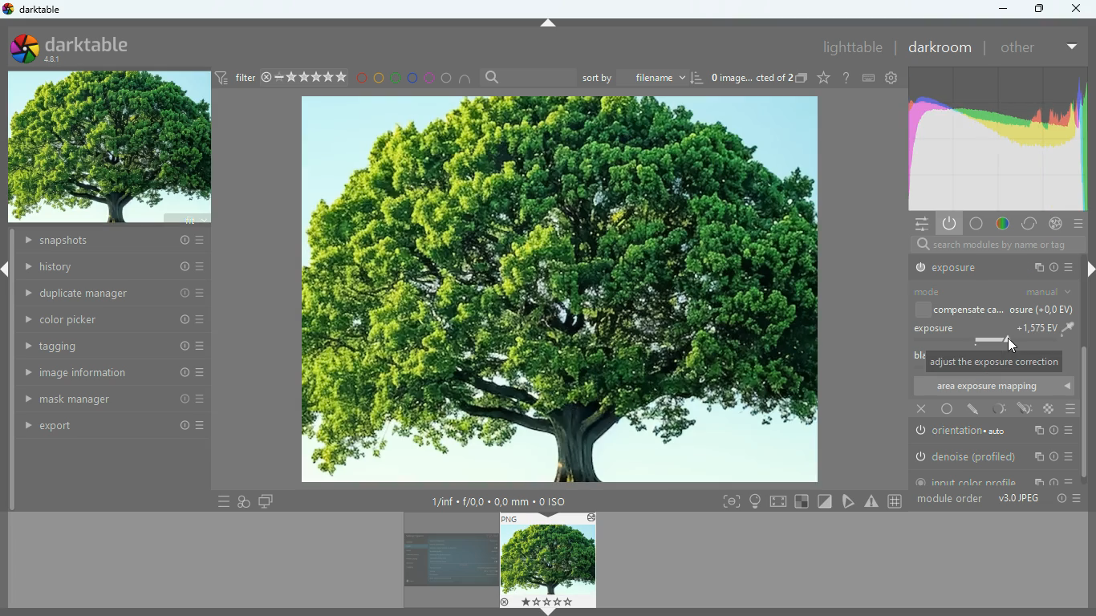  Describe the element at coordinates (412, 79) in the screenshot. I see `blue` at that location.